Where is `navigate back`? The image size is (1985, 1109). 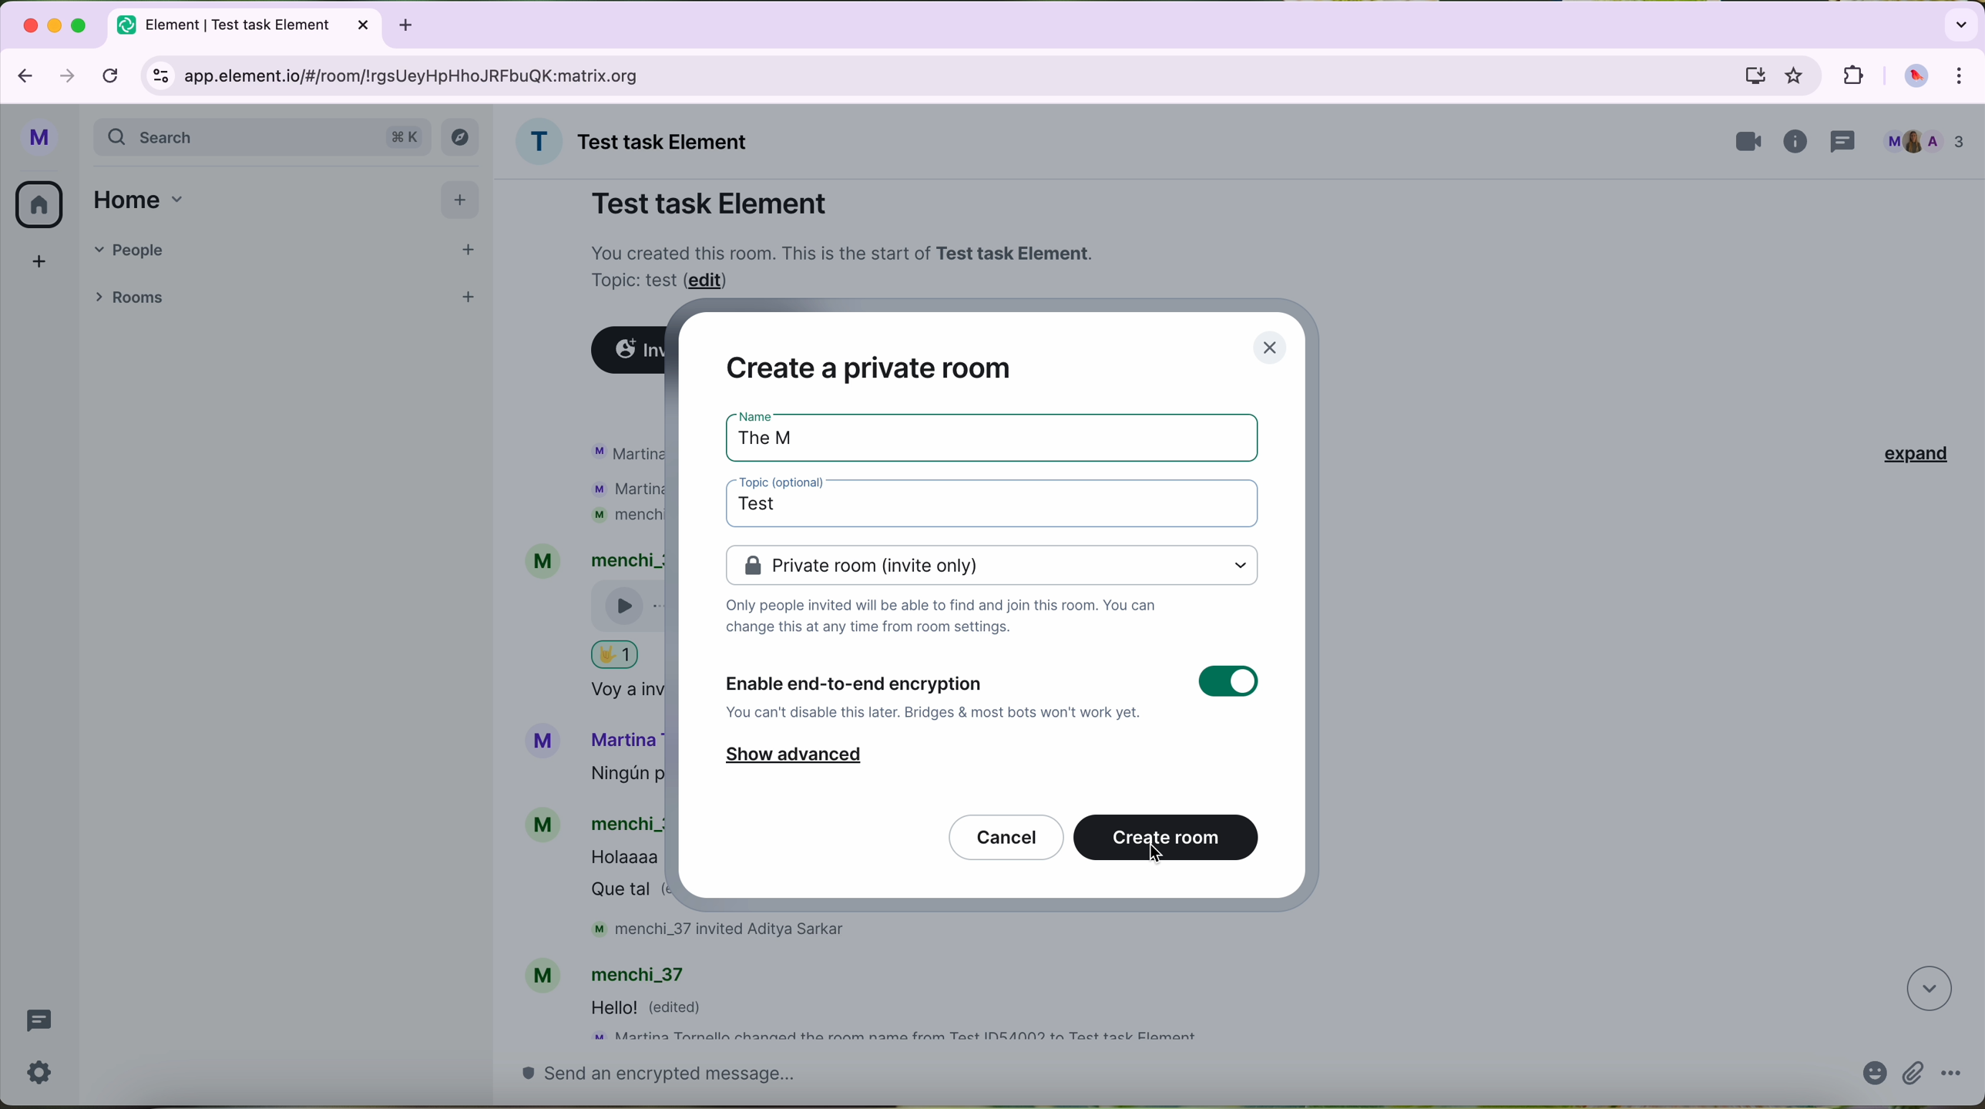
navigate back is located at coordinates (21, 72).